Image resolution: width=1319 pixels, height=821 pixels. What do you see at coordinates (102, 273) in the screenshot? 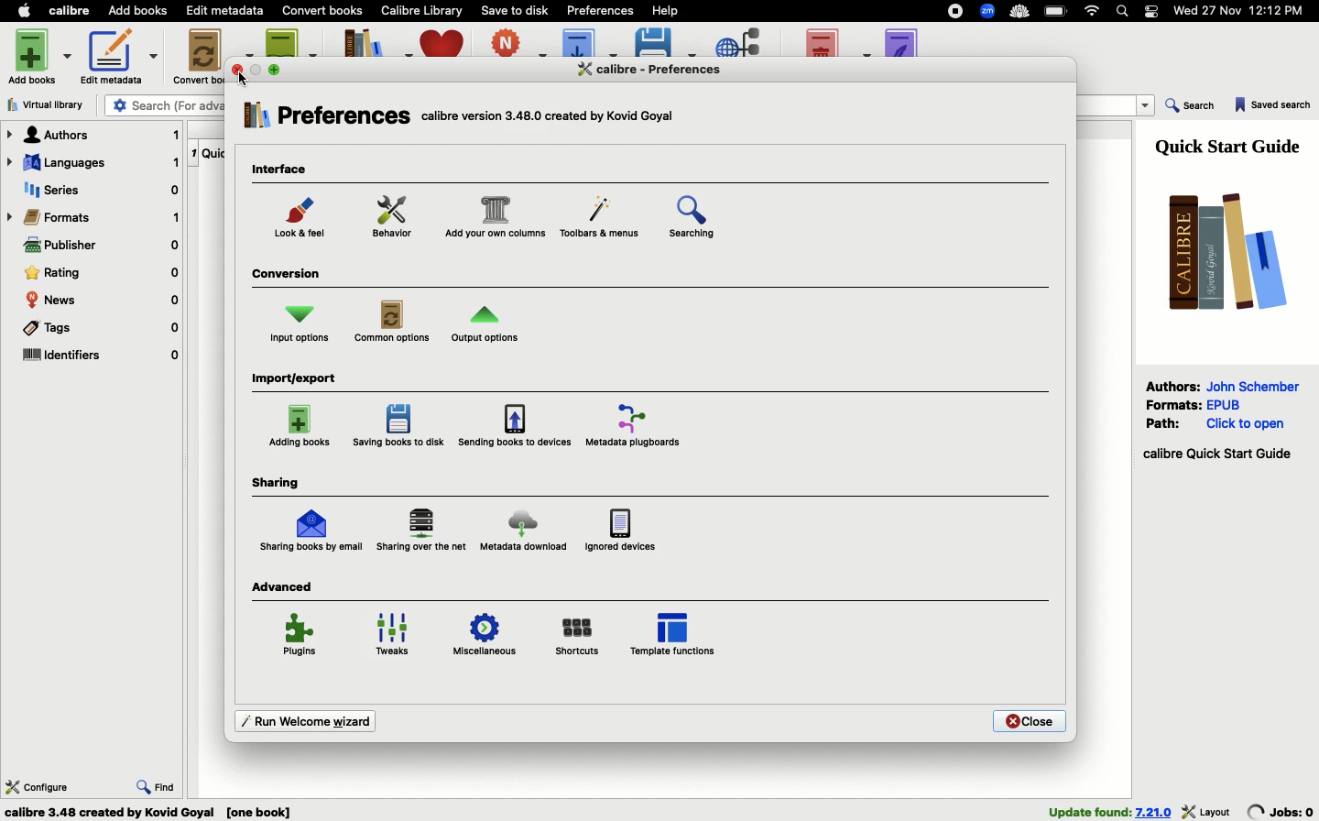
I see `Rating` at bounding box center [102, 273].